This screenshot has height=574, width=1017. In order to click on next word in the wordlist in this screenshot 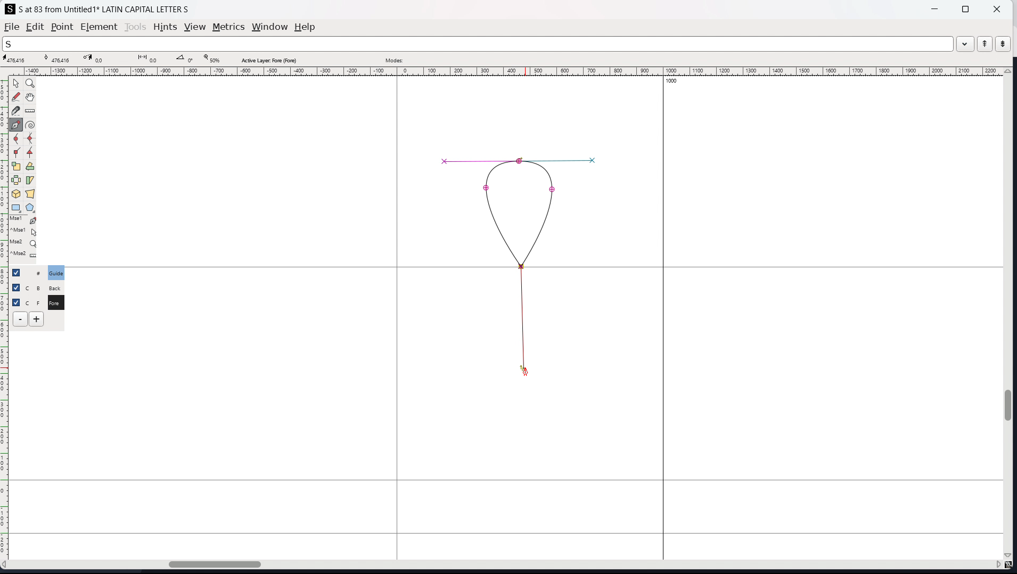, I will do `click(1003, 43)`.